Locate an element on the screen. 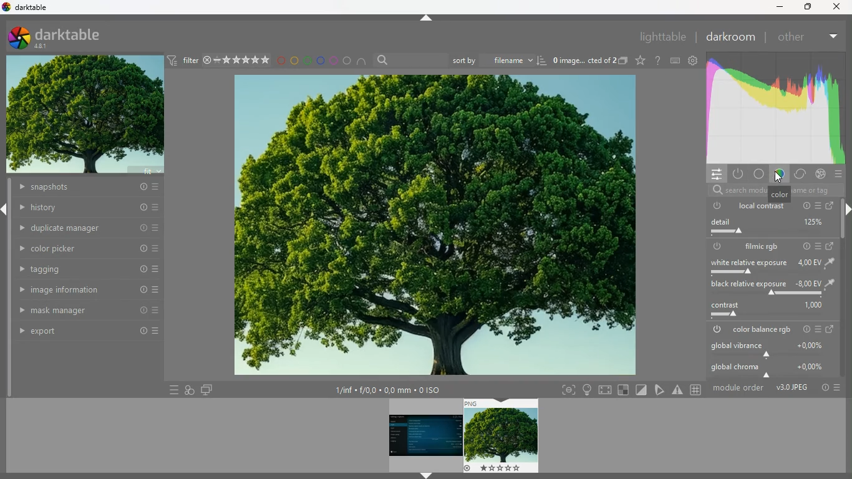  export is located at coordinates (89, 331).